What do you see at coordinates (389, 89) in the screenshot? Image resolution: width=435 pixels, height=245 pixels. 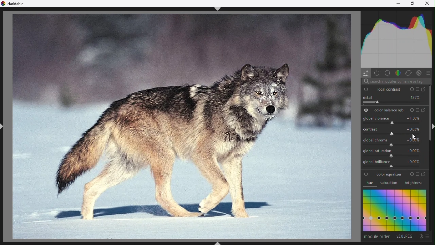 I see `local contrast` at bounding box center [389, 89].